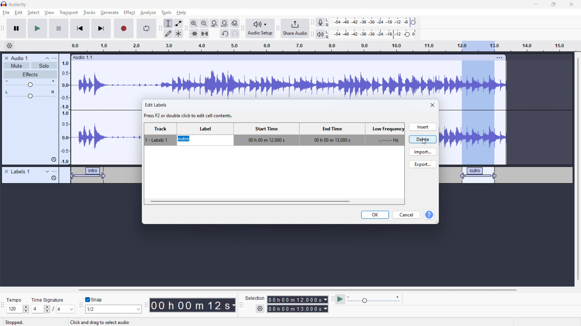 Image resolution: width=581 pixels, height=326 pixels. What do you see at coordinates (81, 306) in the screenshot?
I see `snapping toolbar` at bounding box center [81, 306].